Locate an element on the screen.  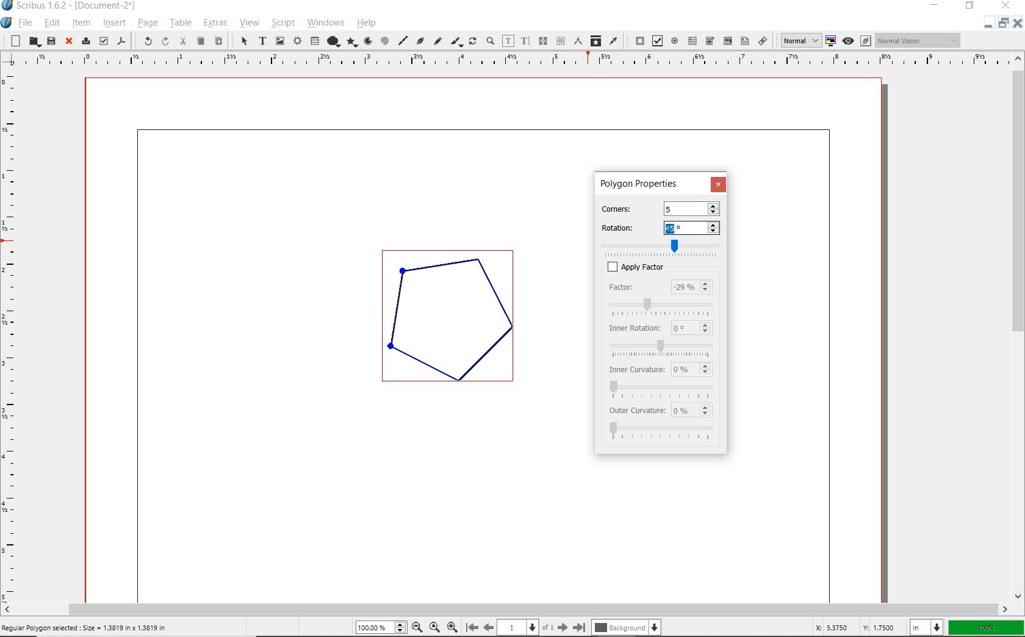
edit contents of frame is located at coordinates (508, 40).